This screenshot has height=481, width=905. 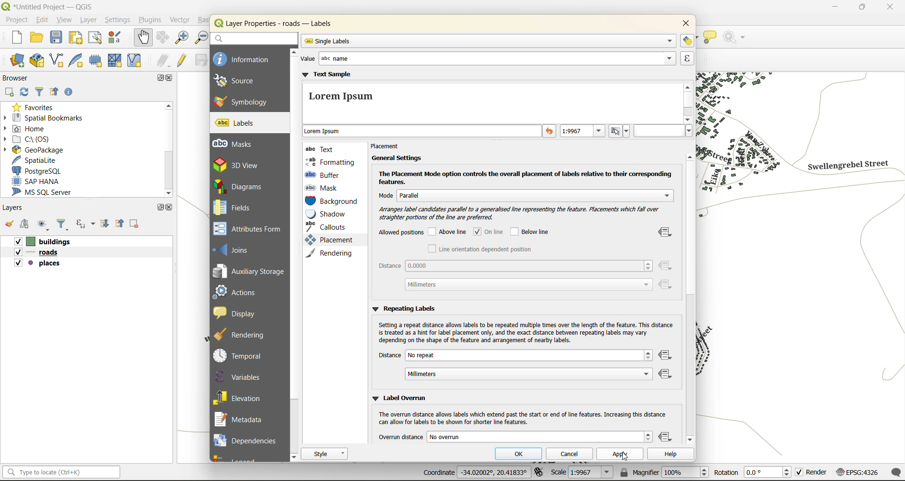 I want to click on cancel, so click(x=572, y=453).